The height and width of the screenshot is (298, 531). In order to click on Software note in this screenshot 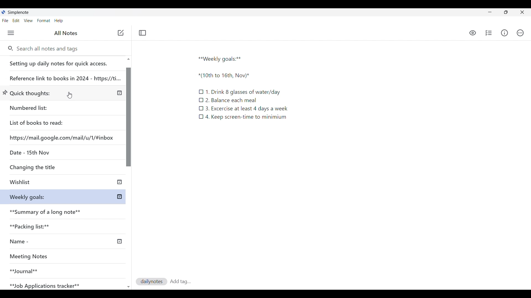, I will do `click(19, 12)`.